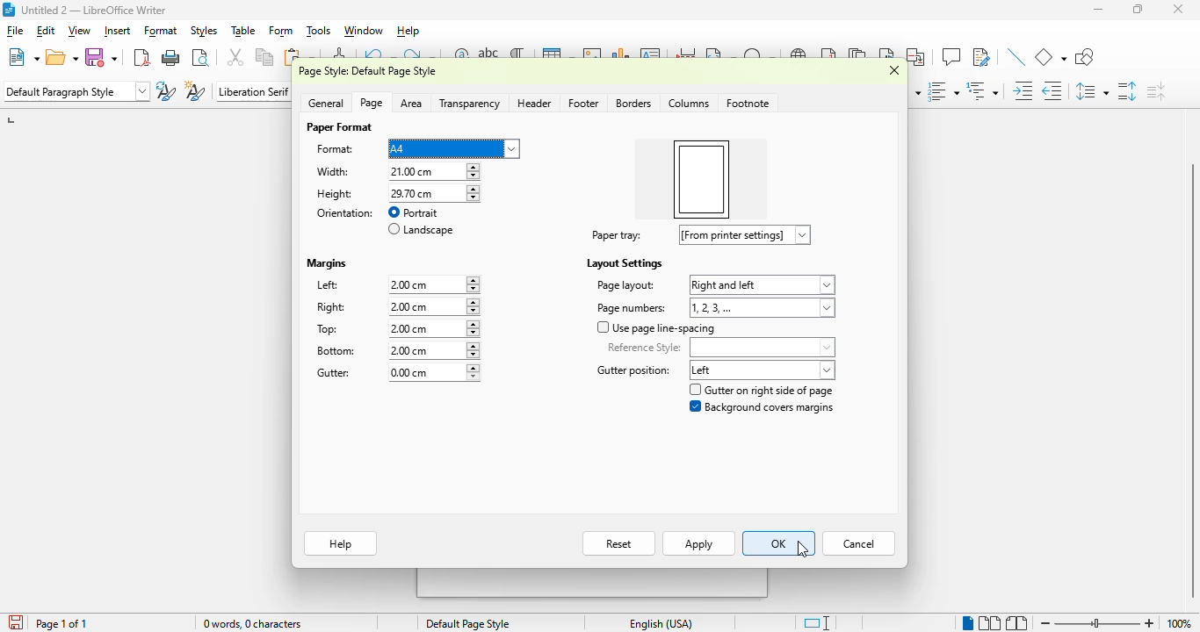 The width and height of the screenshot is (1200, 632). Describe the element at coordinates (1046, 623) in the screenshot. I see `zoom out` at that location.